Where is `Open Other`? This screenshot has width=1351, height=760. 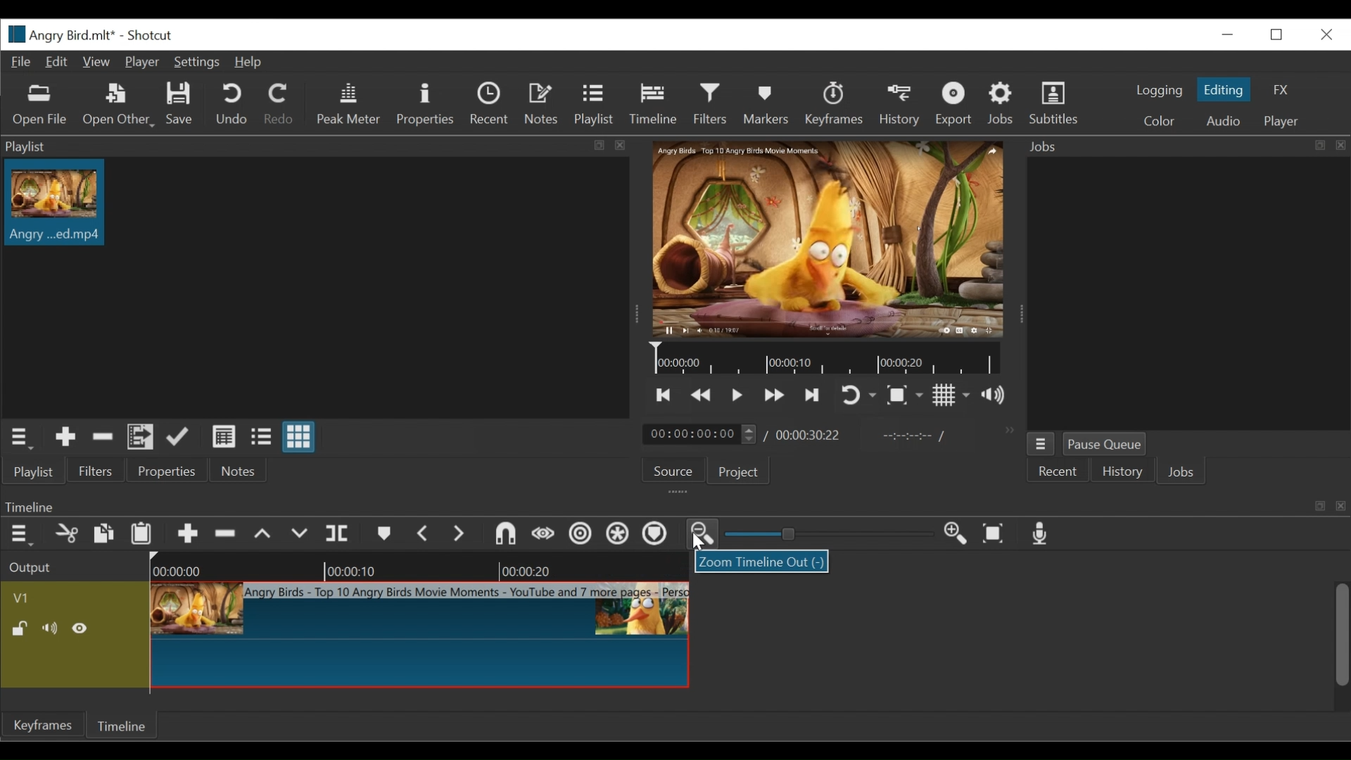
Open Other is located at coordinates (119, 106).